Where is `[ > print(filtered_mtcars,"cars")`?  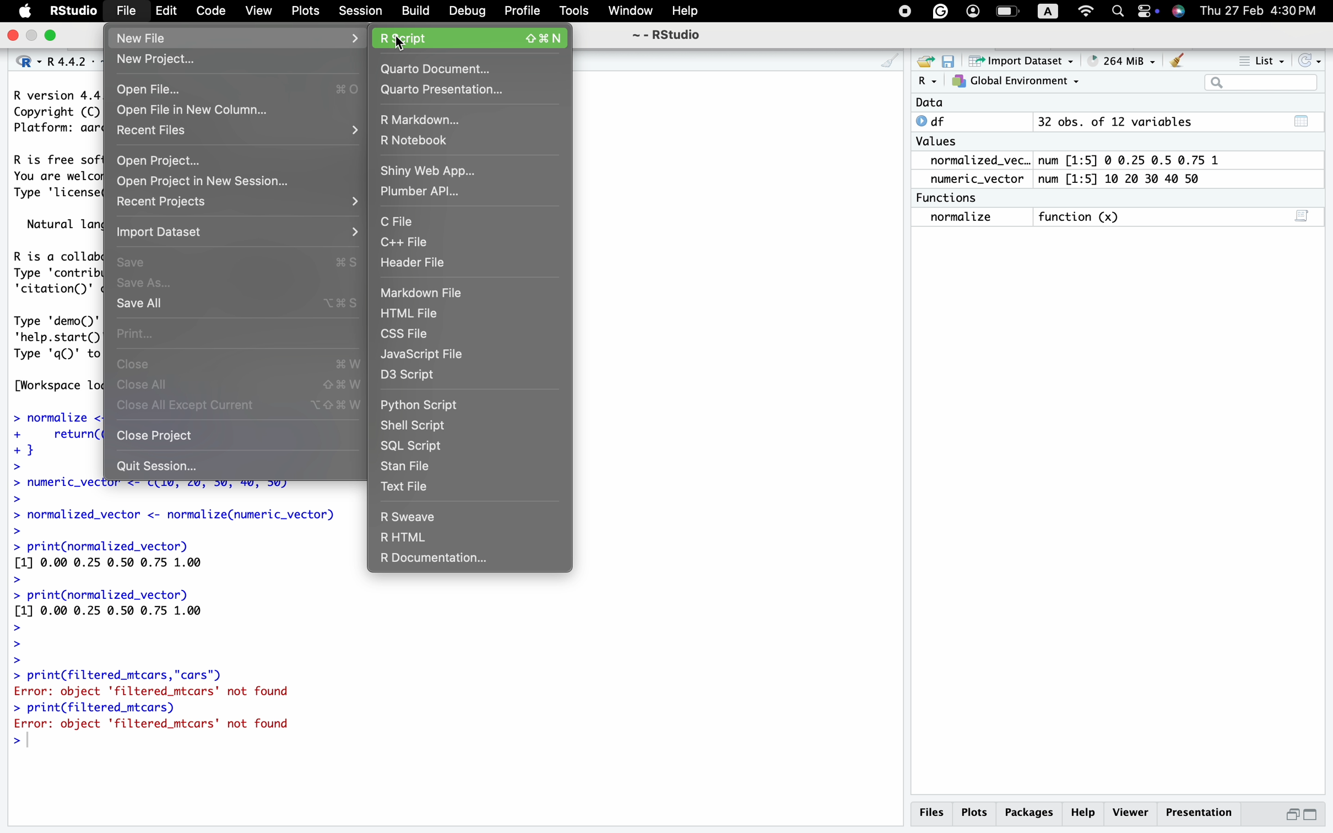 [ > print(filtered_mtcars,"cars") is located at coordinates (118, 675).